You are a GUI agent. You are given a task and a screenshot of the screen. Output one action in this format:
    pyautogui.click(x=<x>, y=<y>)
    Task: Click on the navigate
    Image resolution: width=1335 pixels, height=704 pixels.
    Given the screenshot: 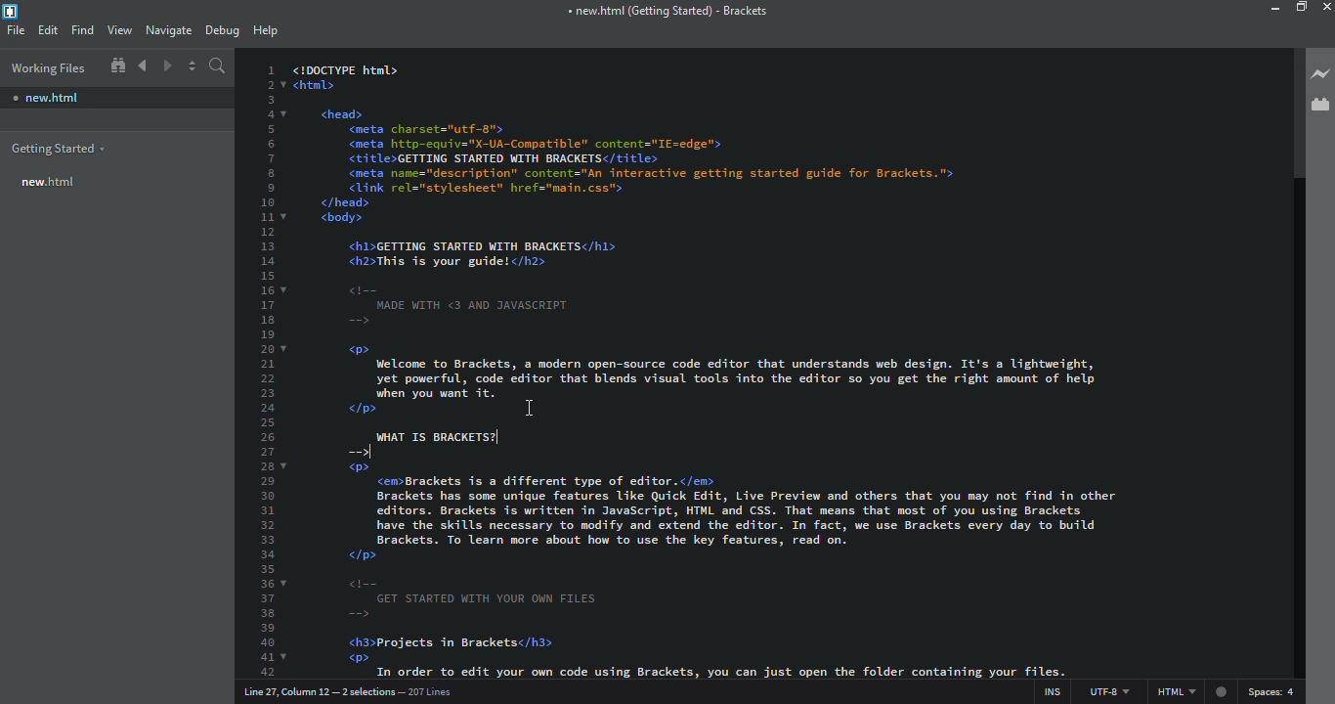 What is the action you would take?
    pyautogui.click(x=169, y=30)
    